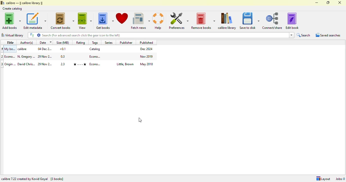 The width and height of the screenshot is (346, 182). Describe the element at coordinates (12, 9) in the screenshot. I see `create catalog` at that location.